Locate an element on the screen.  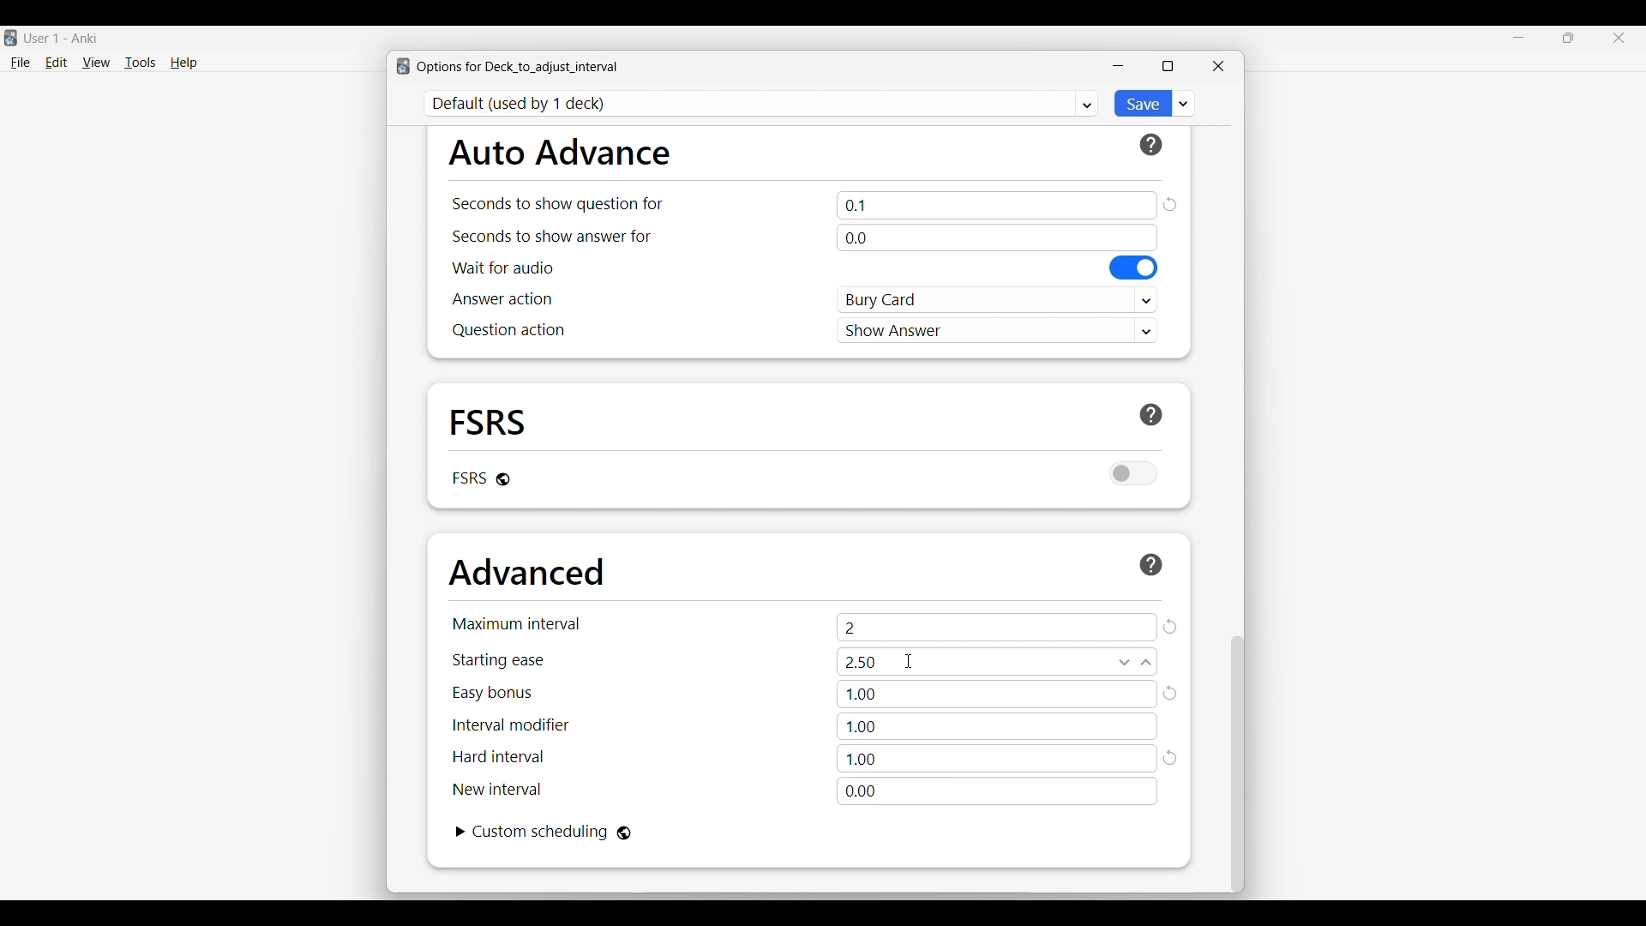
Save and other options is located at coordinates (1184, 103).